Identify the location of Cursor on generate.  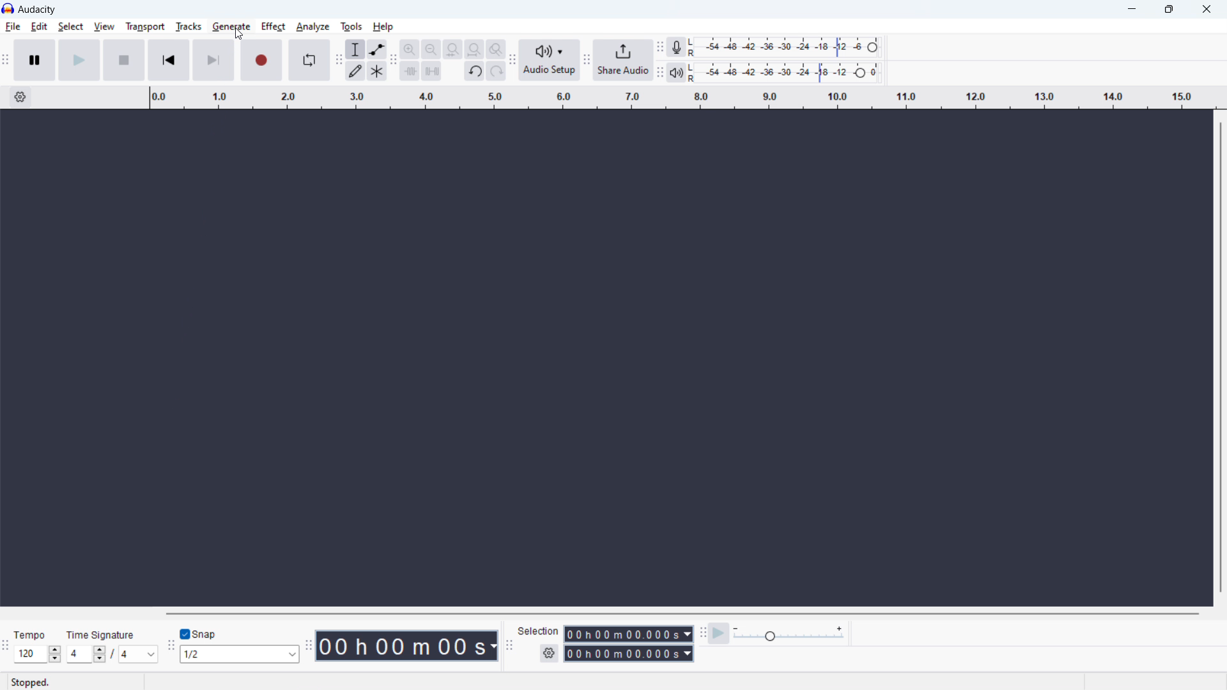
(231, 28).